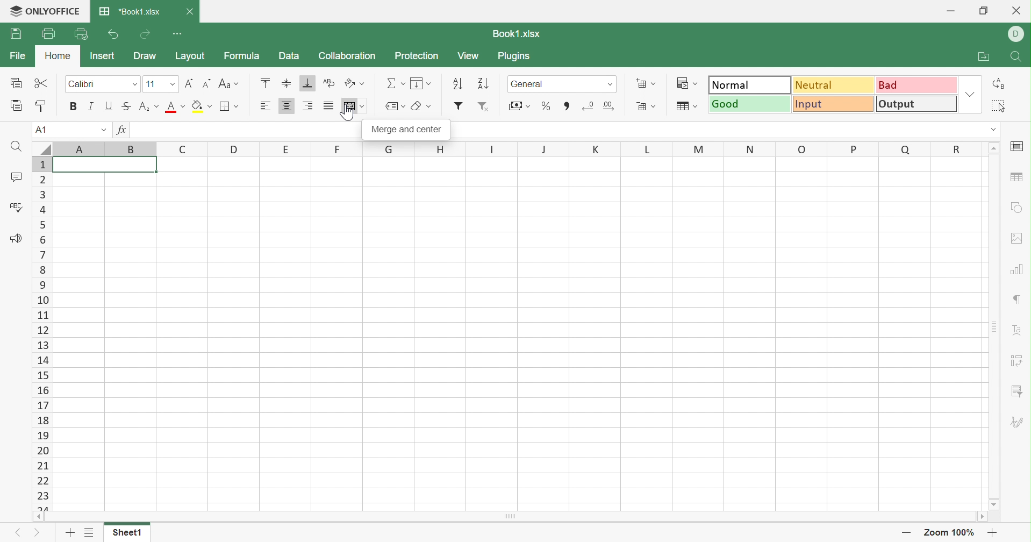 This screenshot has width=1031, height=542. Describe the element at coordinates (917, 104) in the screenshot. I see `Output` at that location.